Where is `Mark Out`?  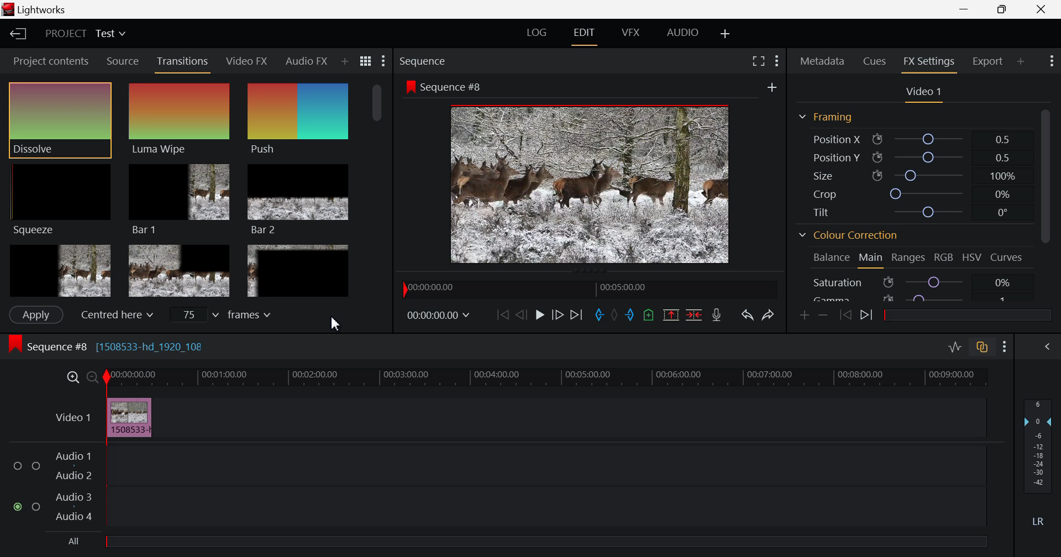 Mark Out is located at coordinates (630, 317).